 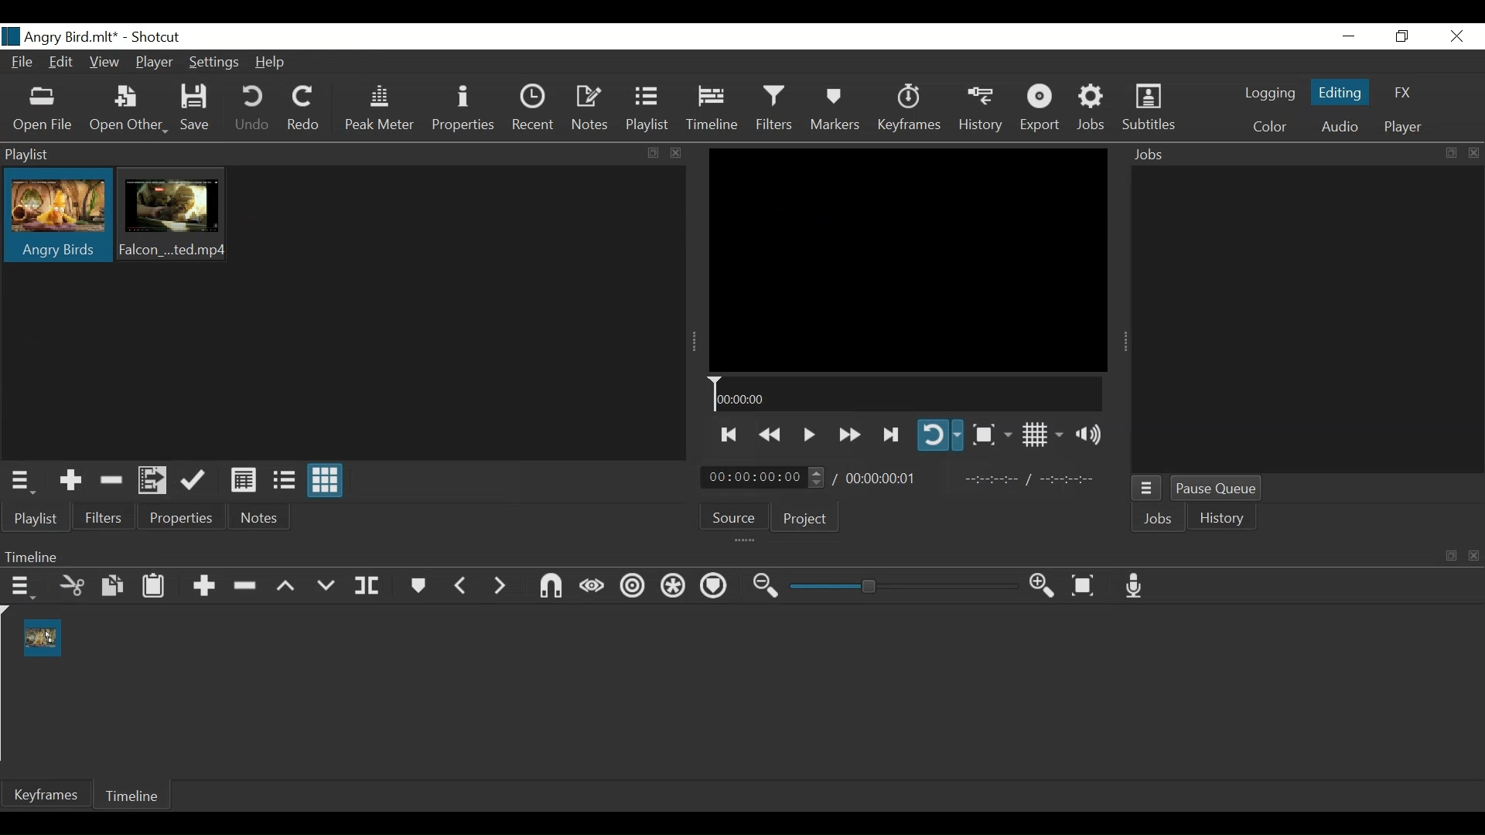 I want to click on logging, so click(x=1270, y=95).